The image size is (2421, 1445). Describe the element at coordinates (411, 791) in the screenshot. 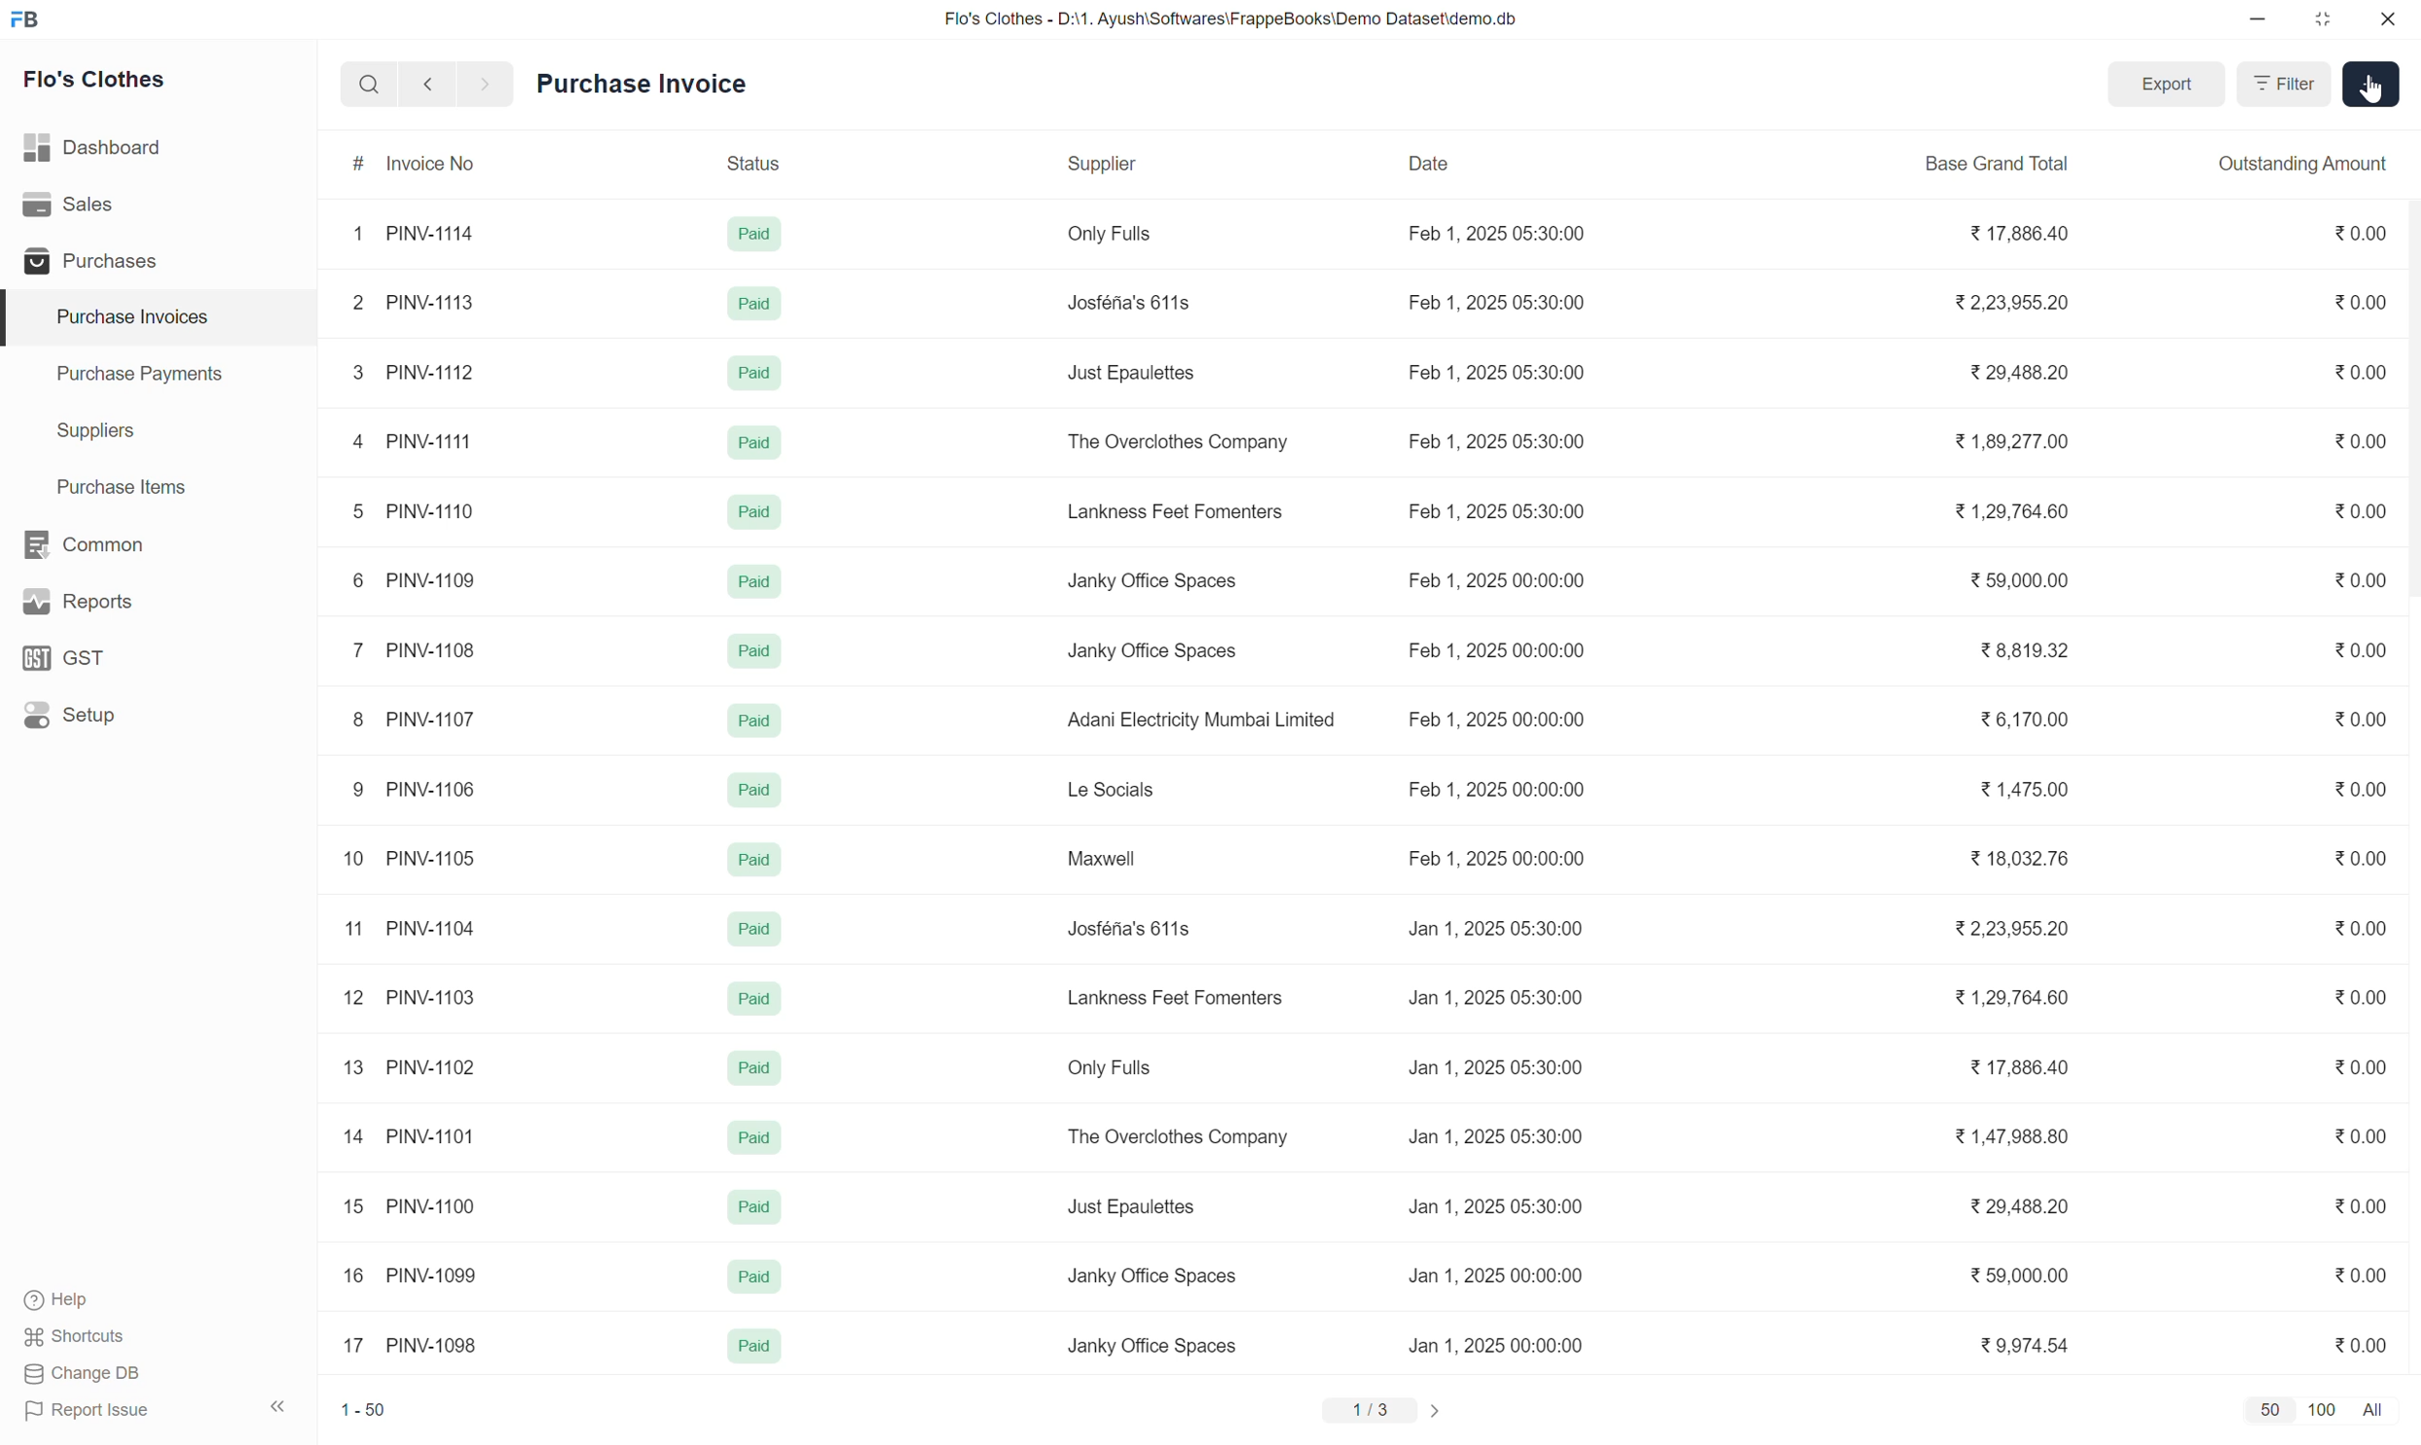

I see `9 PINV-1106` at that location.